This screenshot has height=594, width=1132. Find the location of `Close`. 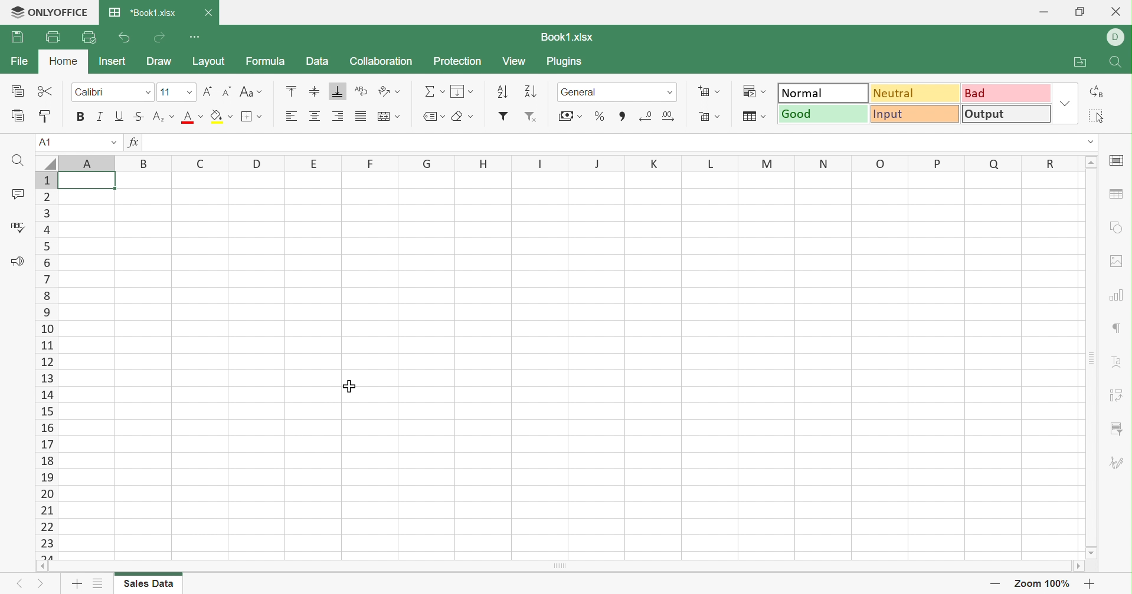

Close is located at coordinates (207, 12).